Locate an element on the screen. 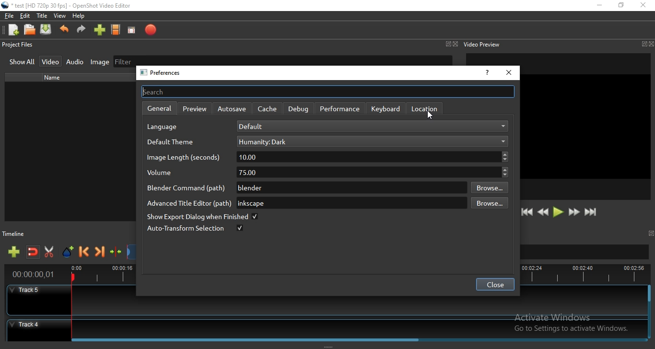 This screenshot has width=655, height=349. Disable snapping is located at coordinates (33, 253).